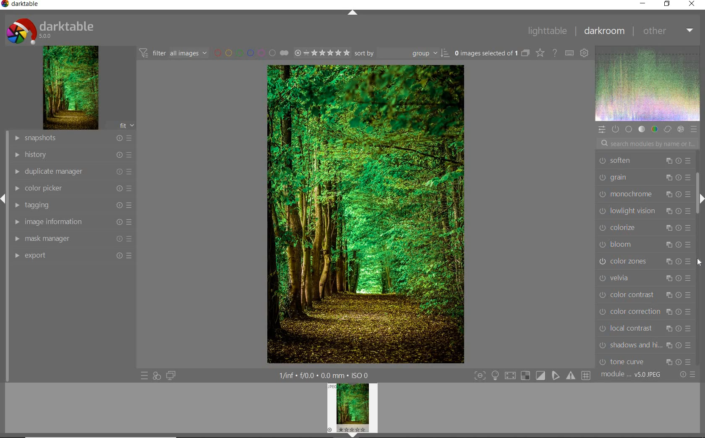 Image resolution: width=705 pixels, height=438 pixels. What do you see at coordinates (570, 52) in the screenshot?
I see `DEFINE KEYBOARD SHOTCUT` at bounding box center [570, 52].